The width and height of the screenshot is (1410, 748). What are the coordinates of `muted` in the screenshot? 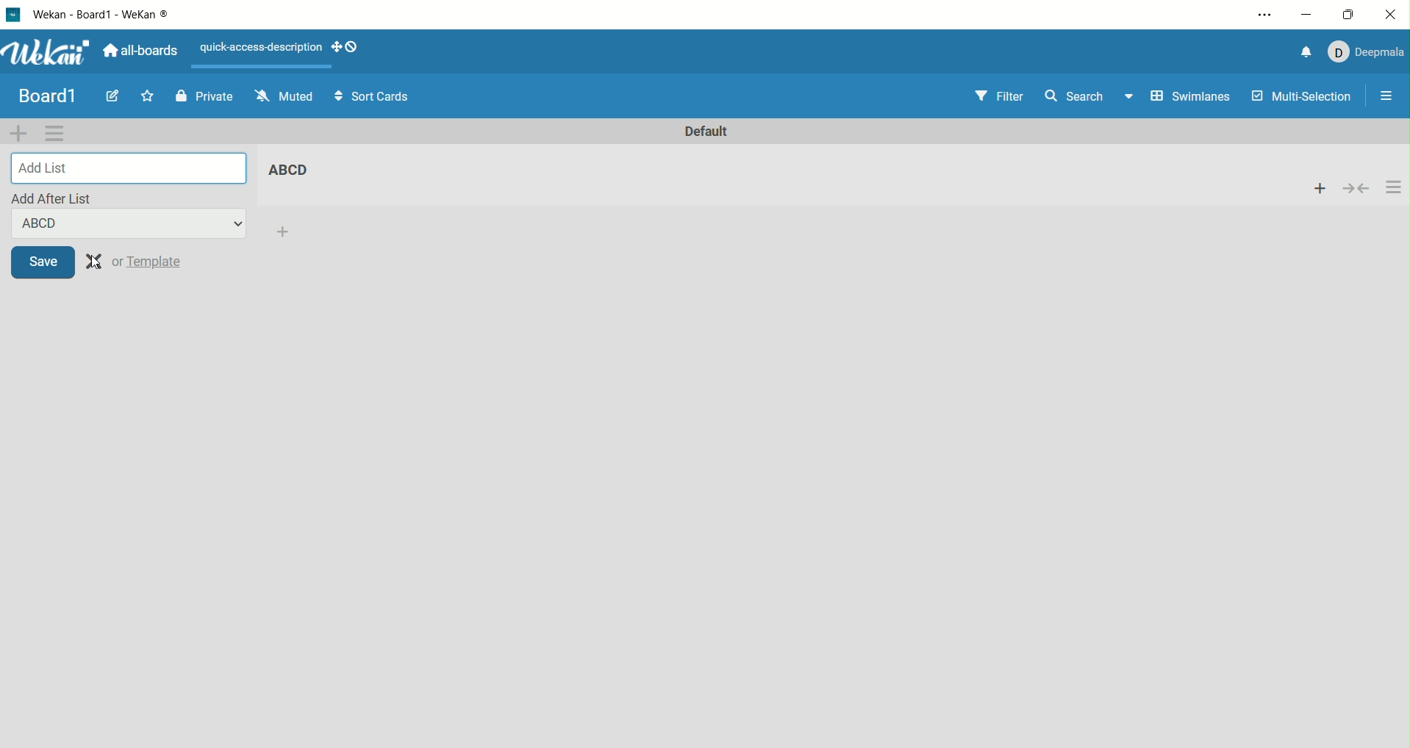 It's located at (284, 95).